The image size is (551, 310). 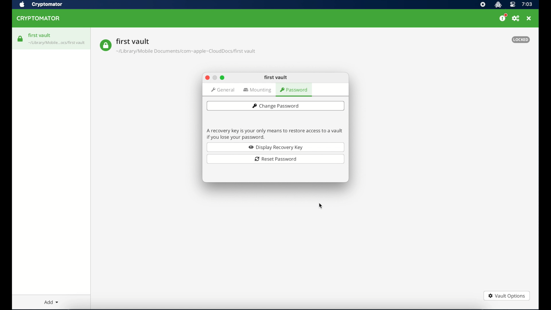 What do you see at coordinates (207, 78) in the screenshot?
I see `close` at bounding box center [207, 78].